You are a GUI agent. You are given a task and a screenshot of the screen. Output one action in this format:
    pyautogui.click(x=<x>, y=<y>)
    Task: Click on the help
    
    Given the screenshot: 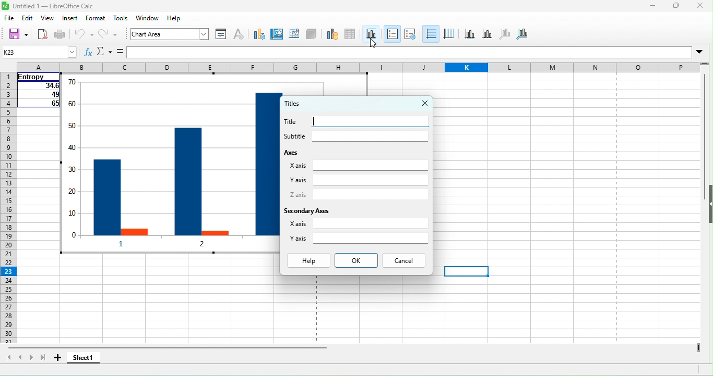 What is the action you would take?
    pyautogui.click(x=307, y=260)
    